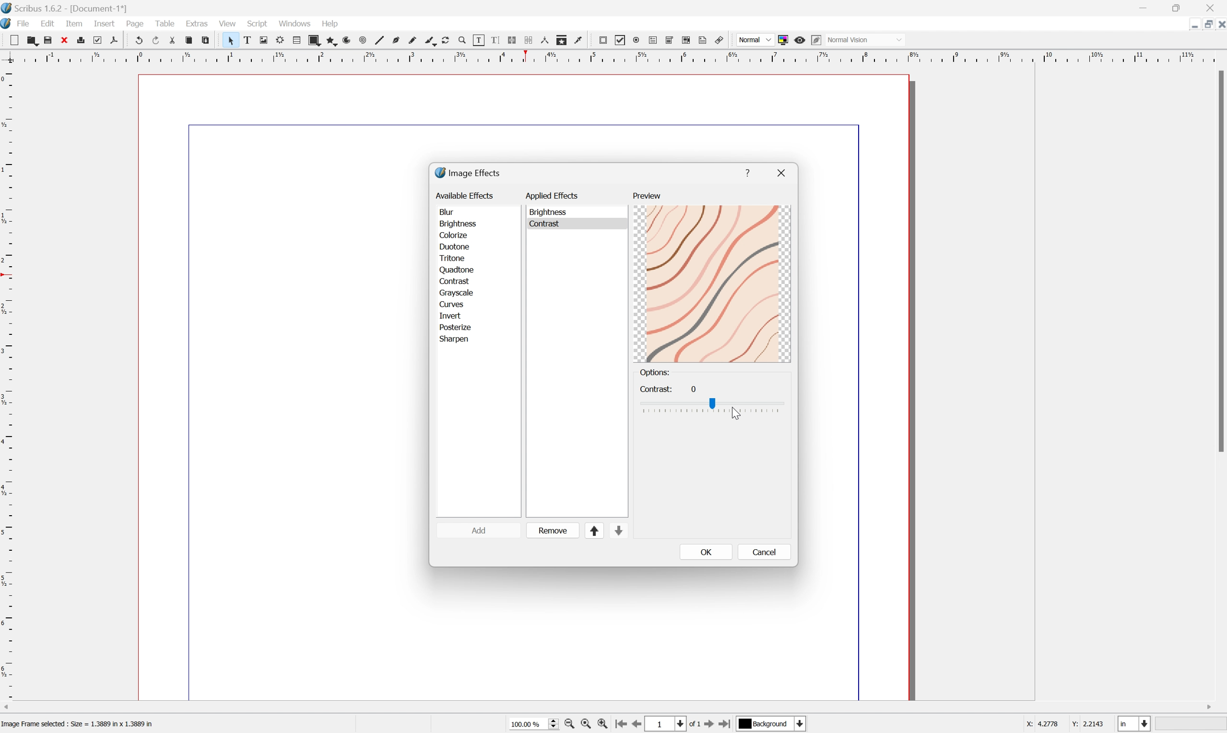  Describe the element at coordinates (8, 385) in the screenshot. I see `Vertical Margin` at that location.